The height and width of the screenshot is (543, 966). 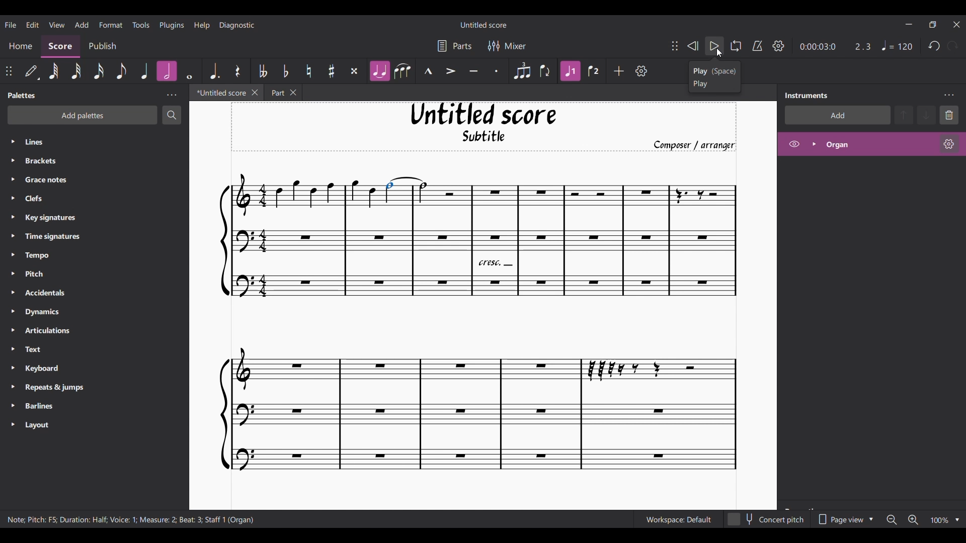 I want to click on Add, so click(x=619, y=71).